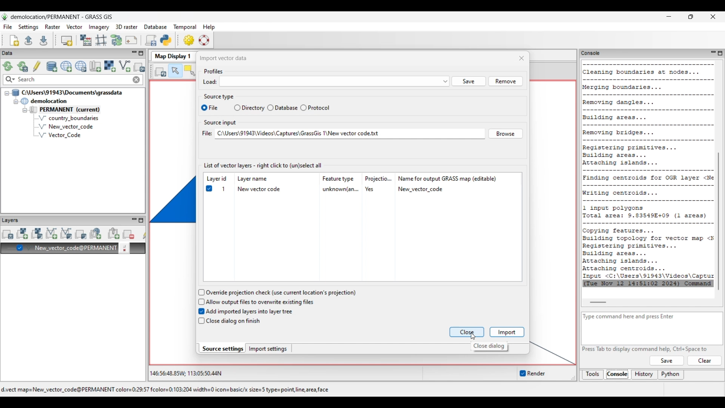  What do you see at coordinates (234, 321) in the screenshot?
I see `Close dialog on finish` at bounding box center [234, 321].